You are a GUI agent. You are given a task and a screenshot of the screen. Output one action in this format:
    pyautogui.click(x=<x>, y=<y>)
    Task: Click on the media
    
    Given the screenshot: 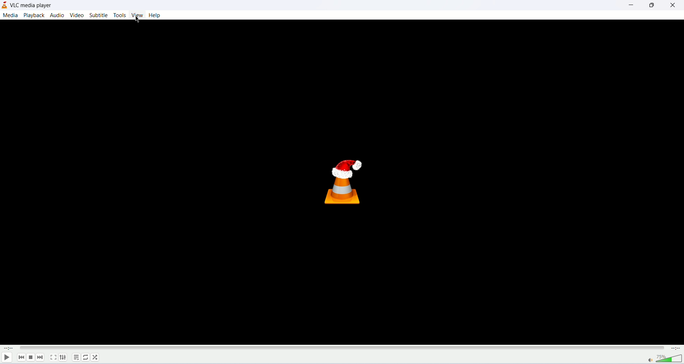 What is the action you would take?
    pyautogui.click(x=10, y=16)
    